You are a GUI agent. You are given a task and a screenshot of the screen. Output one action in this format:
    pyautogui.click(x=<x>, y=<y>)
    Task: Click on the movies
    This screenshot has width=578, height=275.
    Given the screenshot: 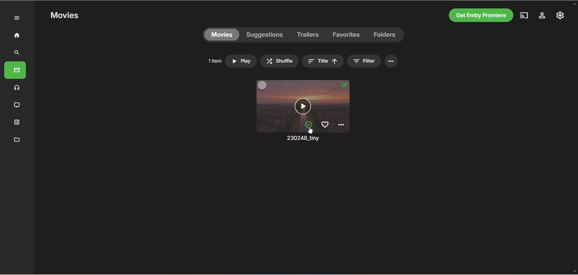 What is the action you would take?
    pyautogui.click(x=221, y=35)
    